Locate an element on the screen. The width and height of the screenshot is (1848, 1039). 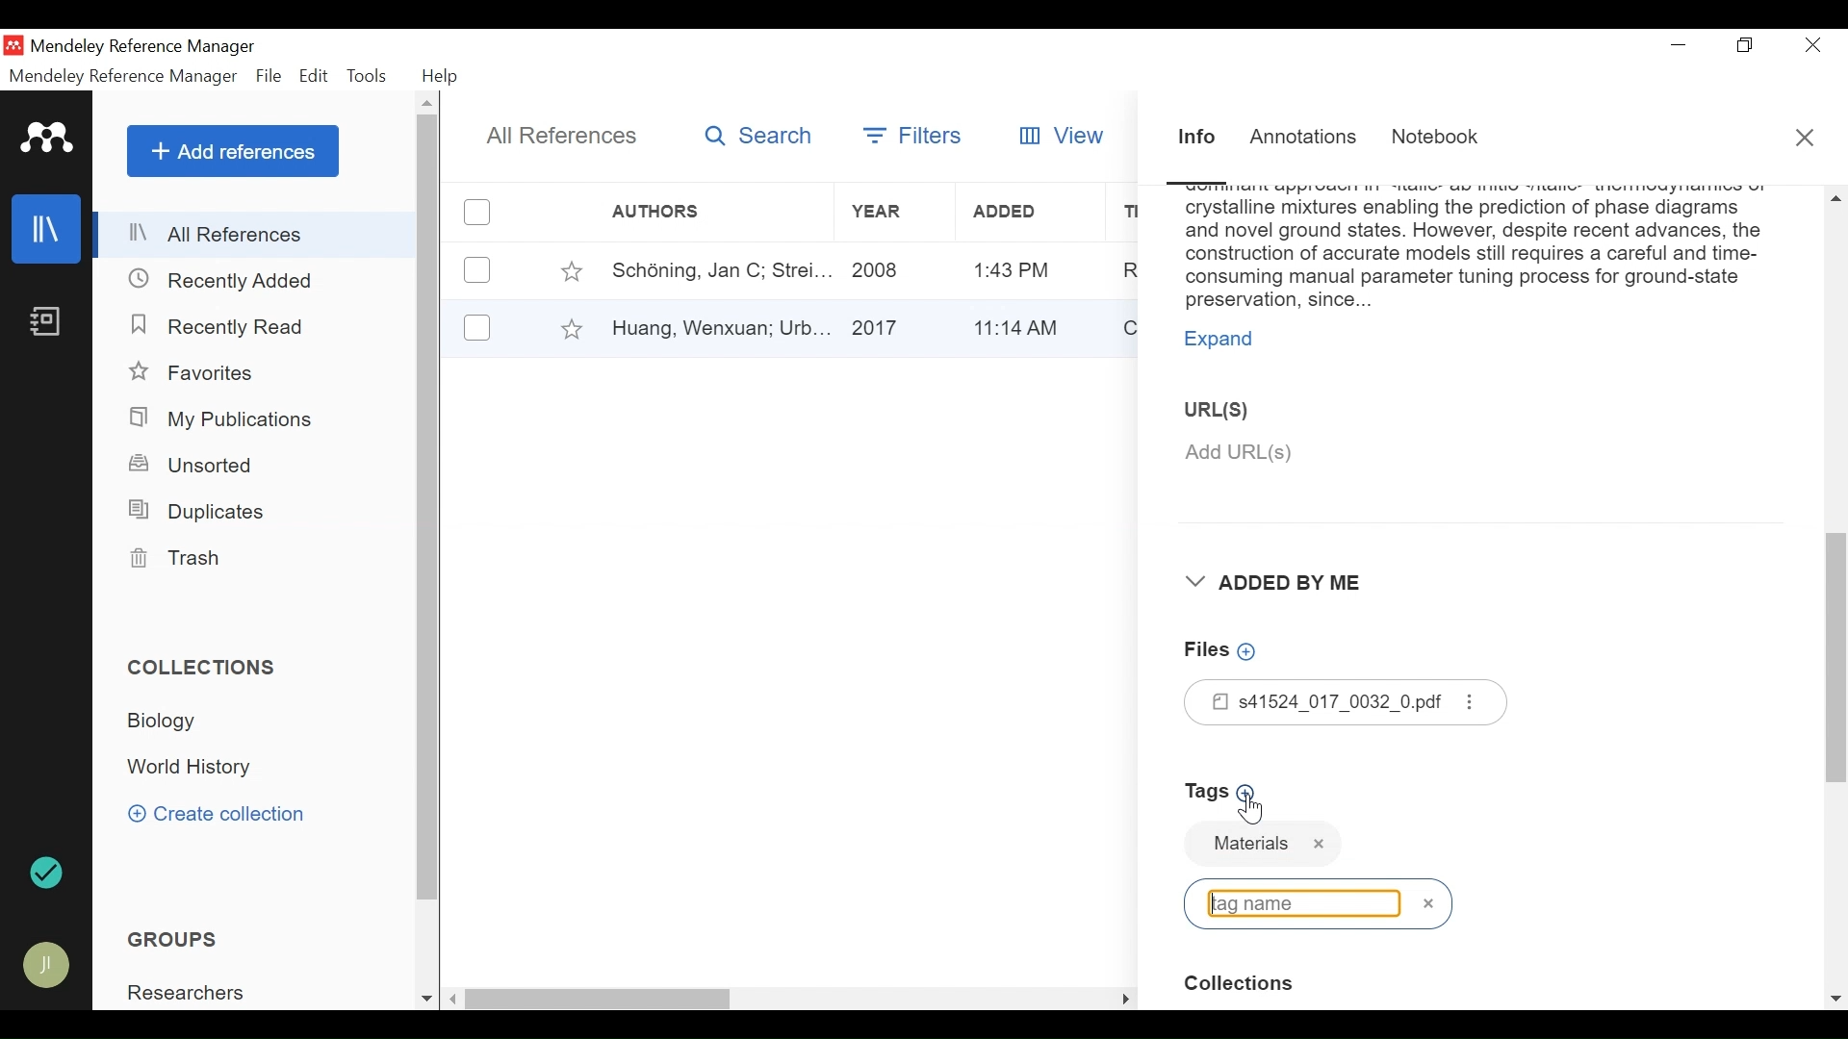
Scroll Right is located at coordinates (1126, 999).